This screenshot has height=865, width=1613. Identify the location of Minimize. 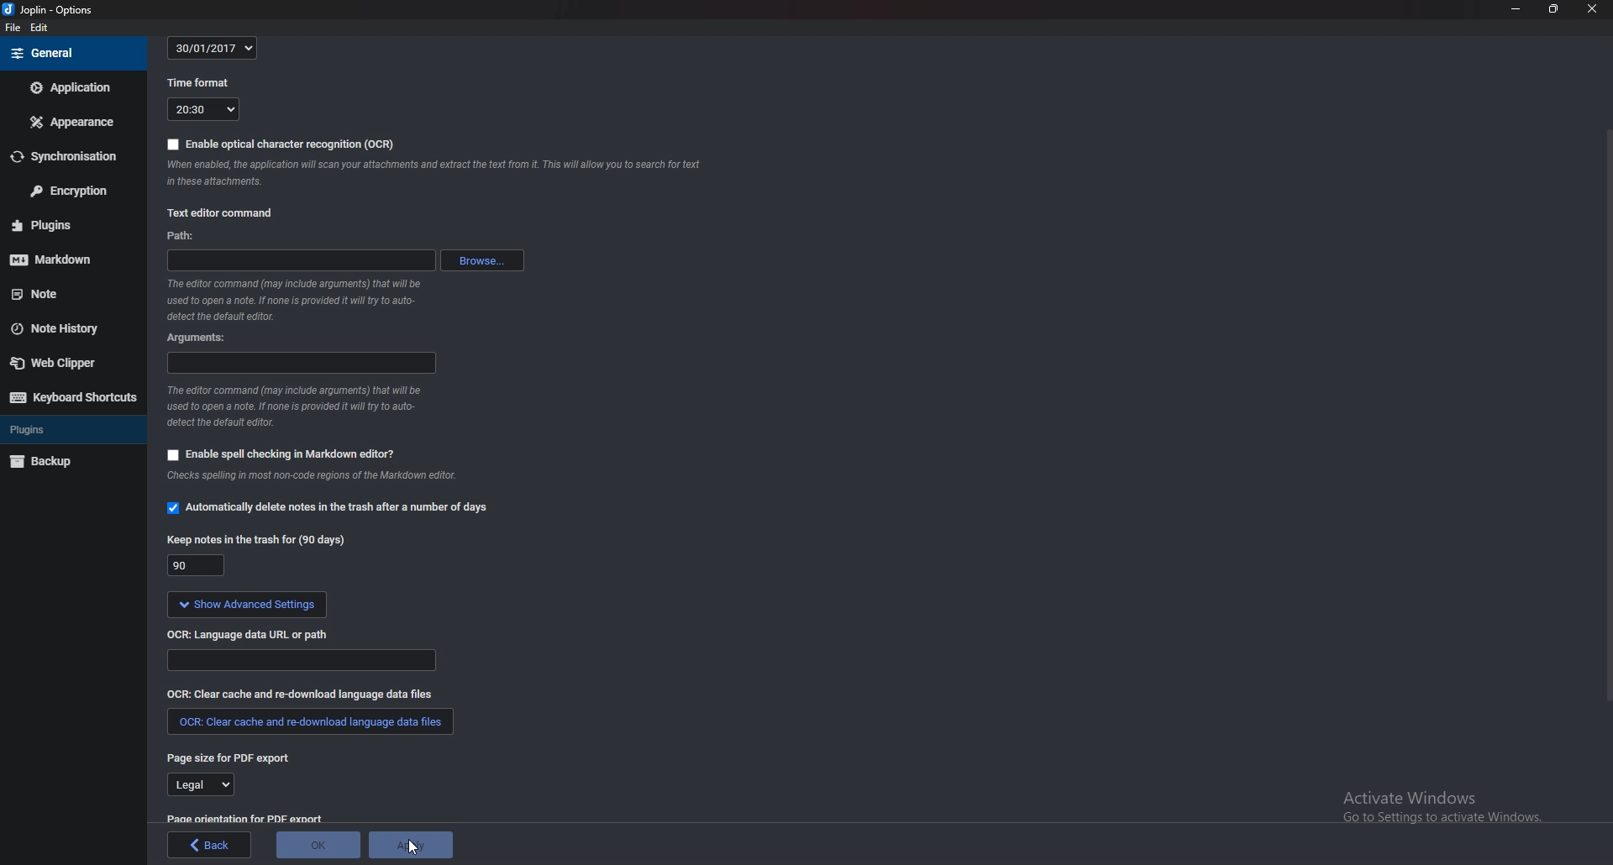
(1516, 9).